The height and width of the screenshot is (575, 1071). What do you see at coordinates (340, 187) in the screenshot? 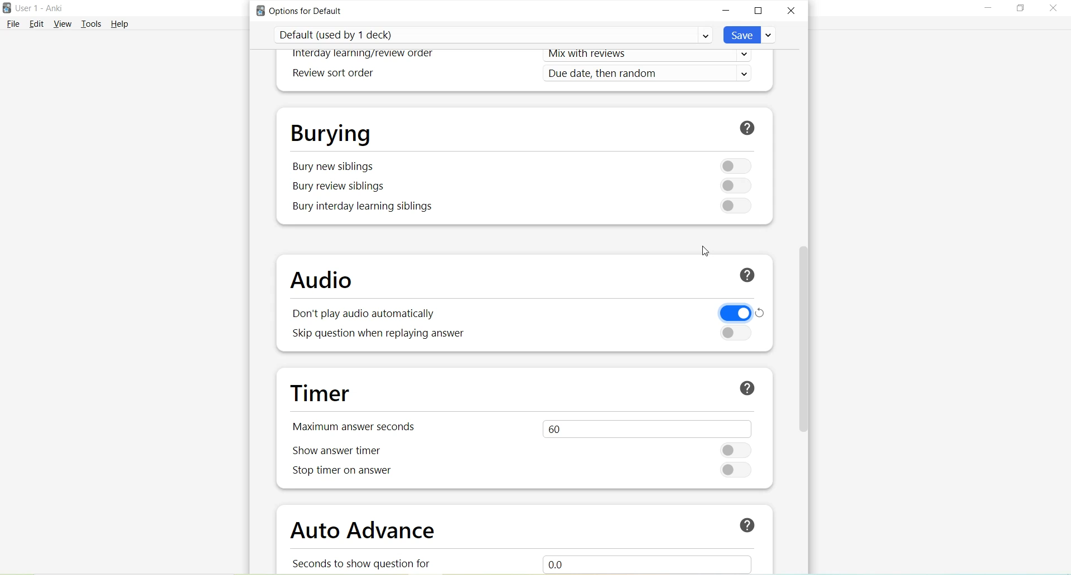
I see `Bury review siblings` at bounding box center [340, 187].